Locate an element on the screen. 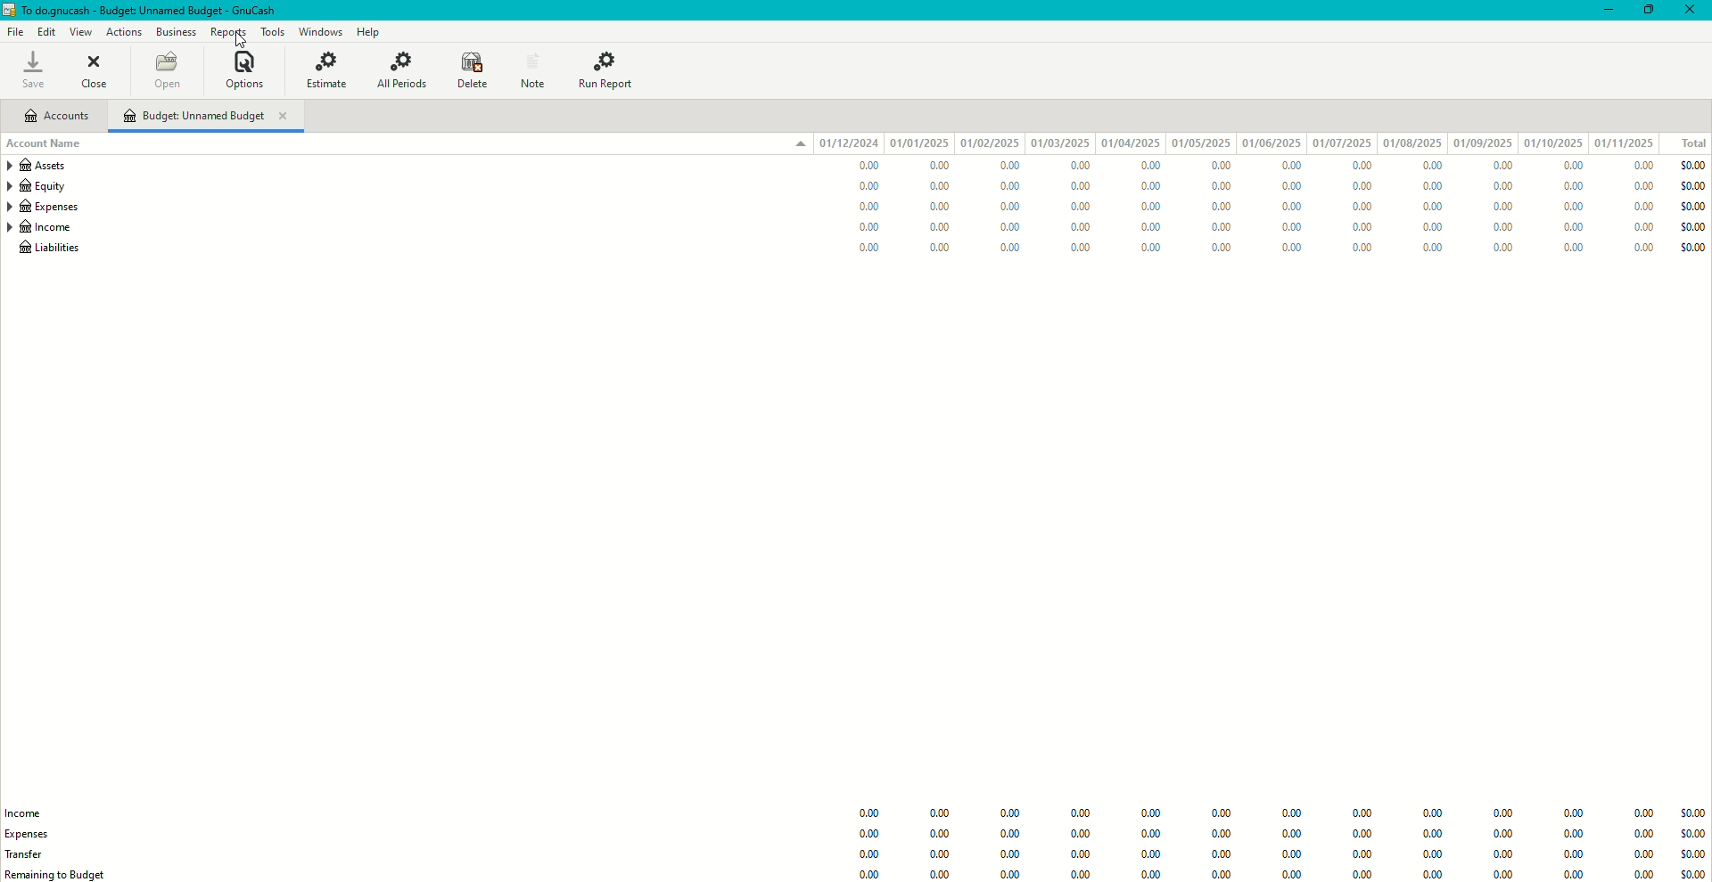 This screenshot has width=1712, height=882. 0.00 is located at coordinates (1294, 873).